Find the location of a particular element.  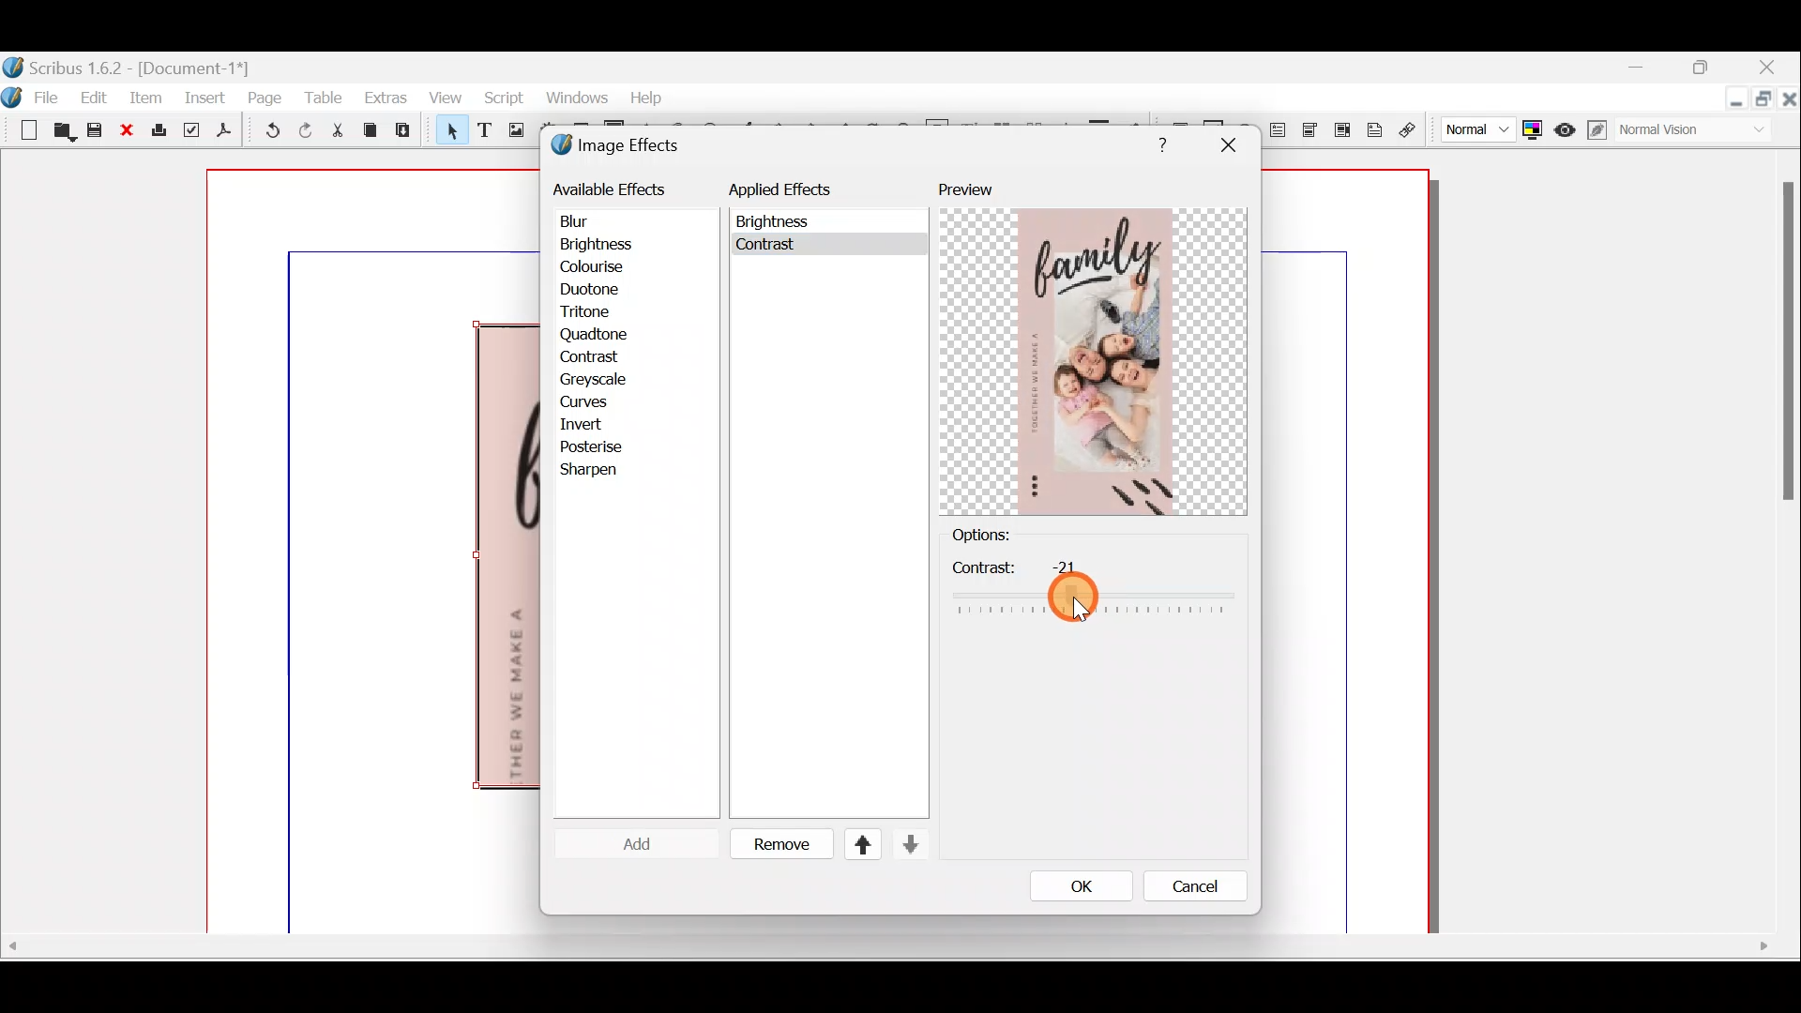

canvas is located at coordinates (1347, 552).